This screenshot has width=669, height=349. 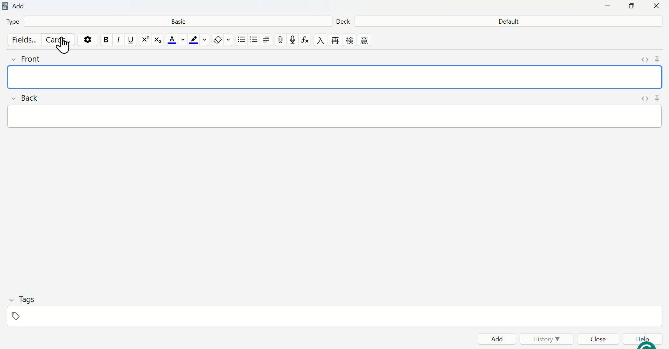 What do you see at coordinates (222, 40) in the screenshot?
I see `Remove formatting` at bounding box center [222, 40].